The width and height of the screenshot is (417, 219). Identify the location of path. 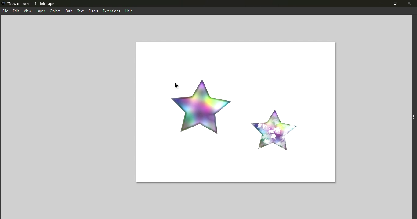
(69, 10).